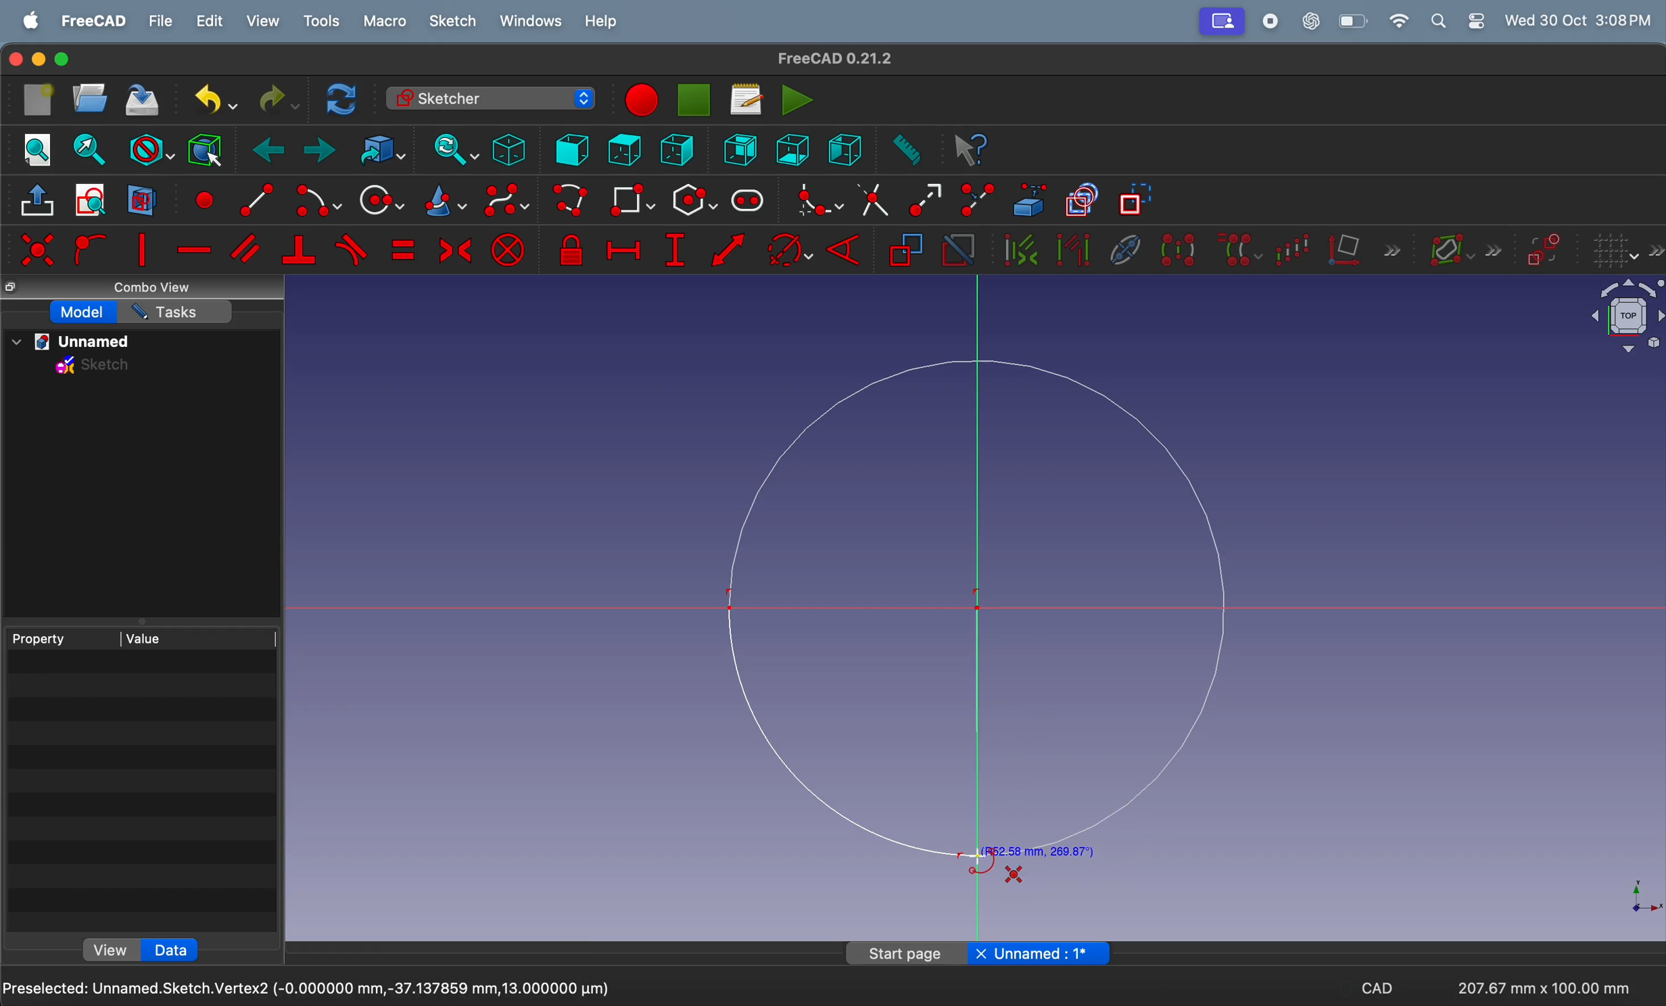 The width and height of the screenshot is (1666, 1006). I want to click on switch virtual space, so click(1544, 250).